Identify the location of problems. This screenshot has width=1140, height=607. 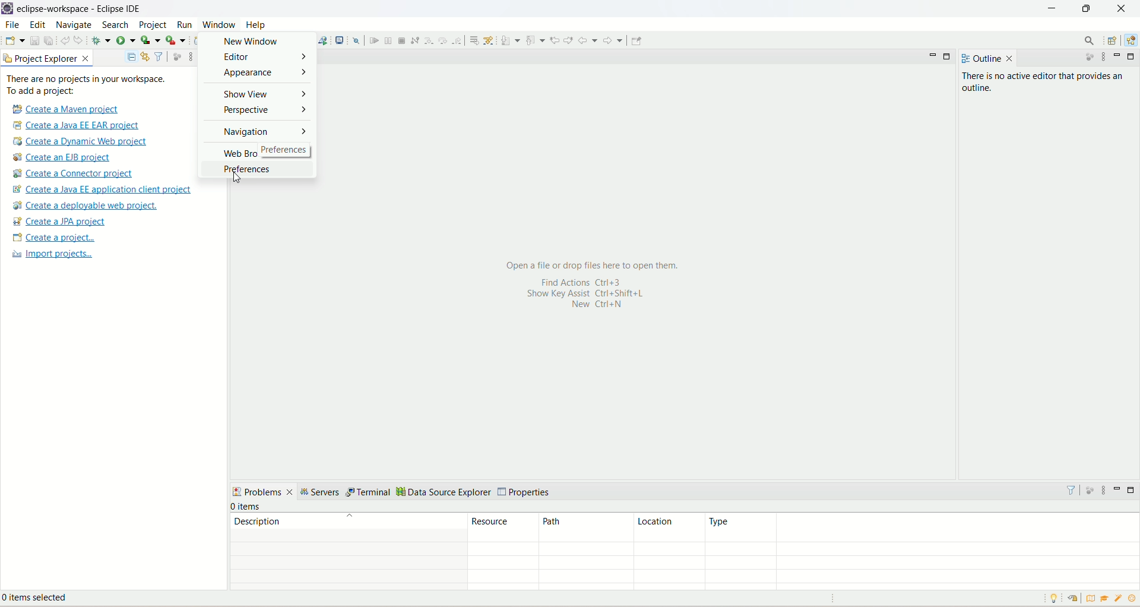
(263, 491).